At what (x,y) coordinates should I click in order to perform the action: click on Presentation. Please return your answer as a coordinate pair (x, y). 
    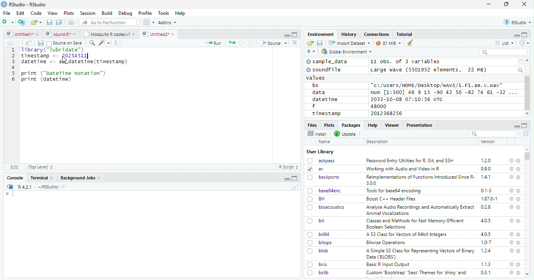
    Looking at the image, I should click on (420, 125).